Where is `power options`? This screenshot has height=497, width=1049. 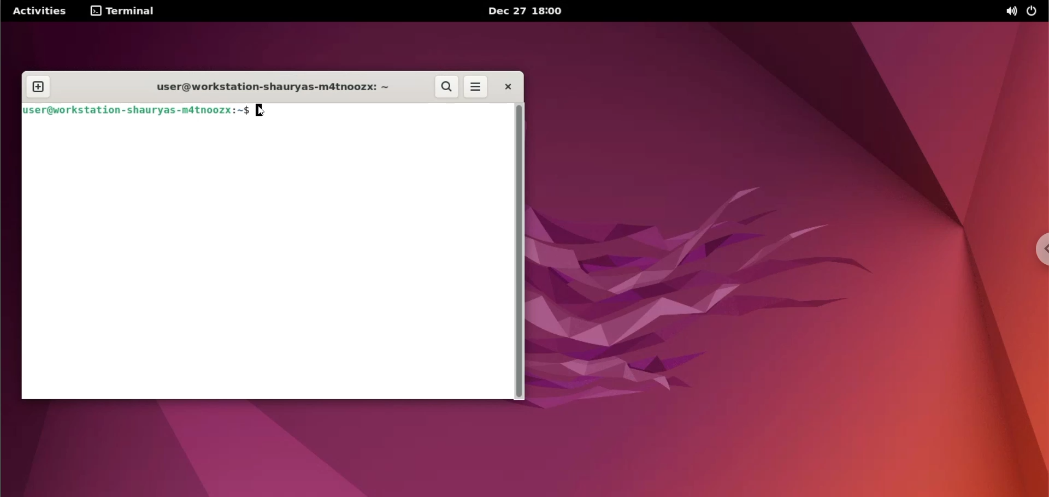 power options is located at coordinates (1032, 13).